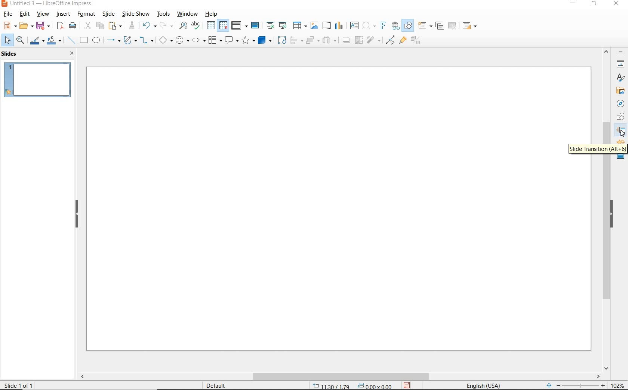 This screenshot has height=390, width=628. Describe the element at coordinates (183, 26) in the screenshot. I see `FIND AND REPLACE` at that location.